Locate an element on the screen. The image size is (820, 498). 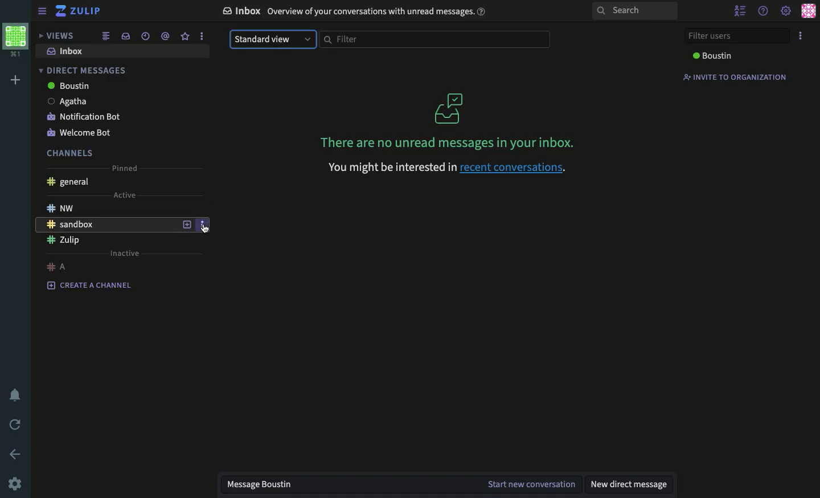
channels is located at coordinates (71, 153).